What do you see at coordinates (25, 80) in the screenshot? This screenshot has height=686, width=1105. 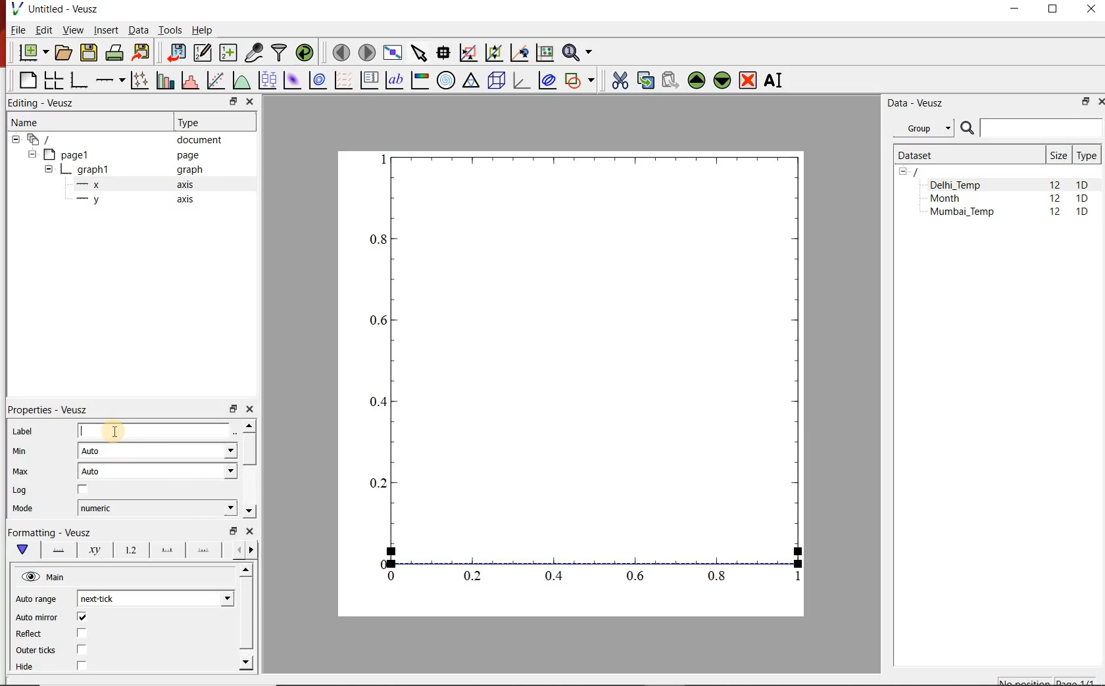 I see `blank page` at bounding box center [25, 80].